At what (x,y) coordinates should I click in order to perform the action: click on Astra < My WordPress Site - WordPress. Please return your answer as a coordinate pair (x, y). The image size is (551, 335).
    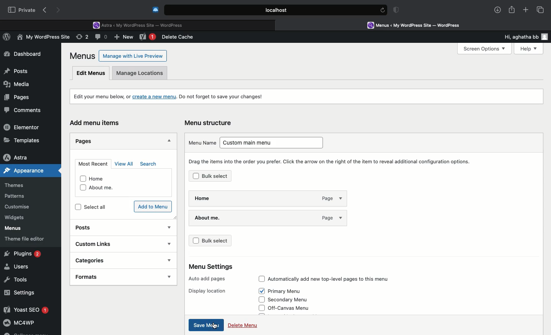
    Looking at the image, I should click on (140, 24).